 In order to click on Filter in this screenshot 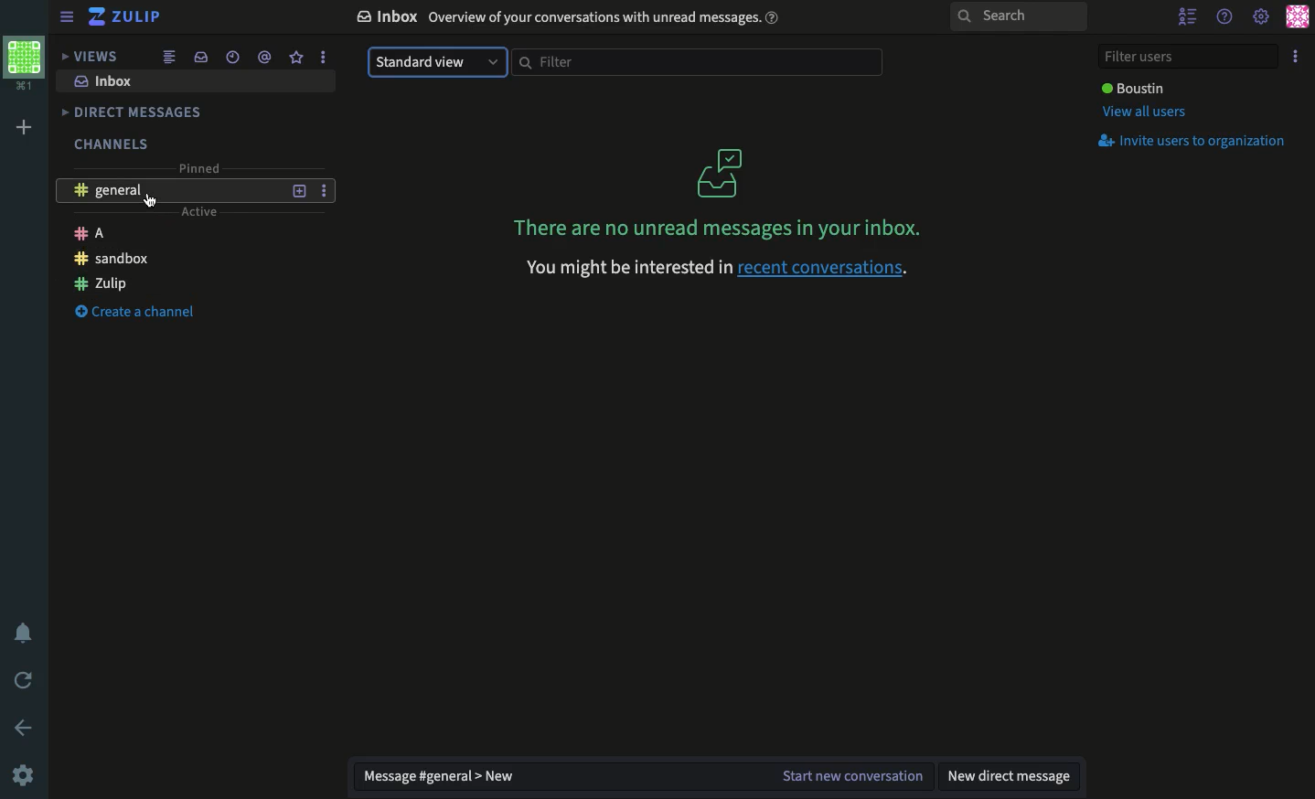, I will do `click(700, 62)`.